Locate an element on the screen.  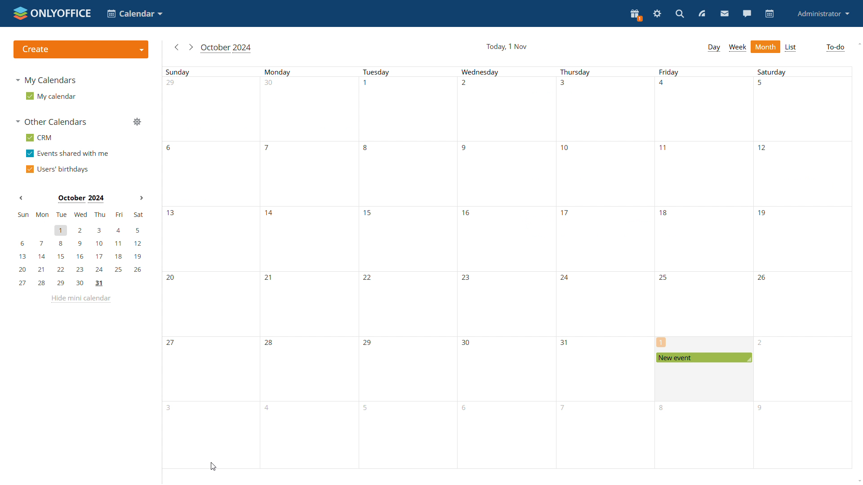
my calendar is located at coordinates (51, 97).